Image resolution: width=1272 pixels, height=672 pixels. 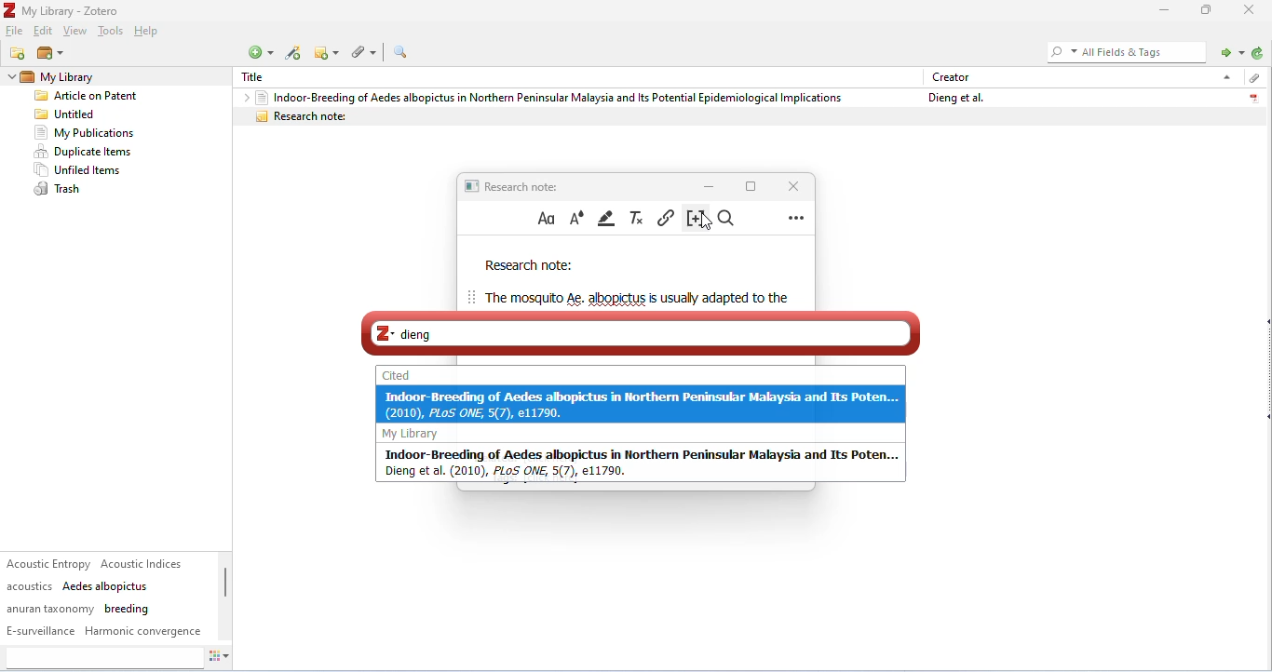 I want to click on highlight, so click(x=608, y=218).